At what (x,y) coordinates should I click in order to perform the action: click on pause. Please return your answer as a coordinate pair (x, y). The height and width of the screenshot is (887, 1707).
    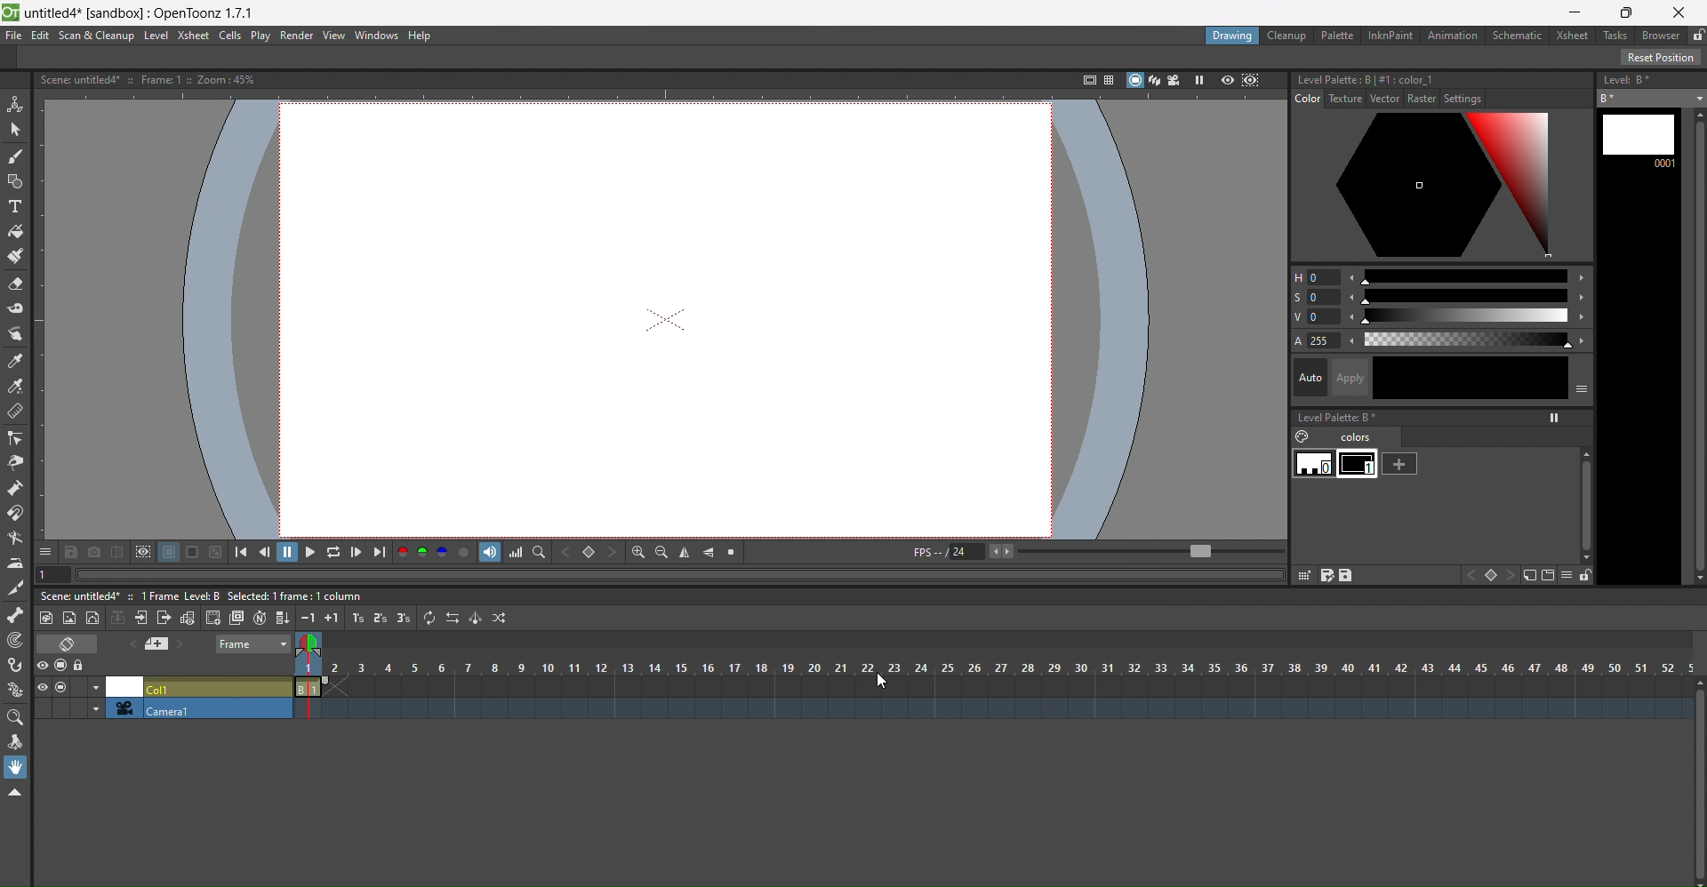
    Looking at the image, I should click on (288, 552).